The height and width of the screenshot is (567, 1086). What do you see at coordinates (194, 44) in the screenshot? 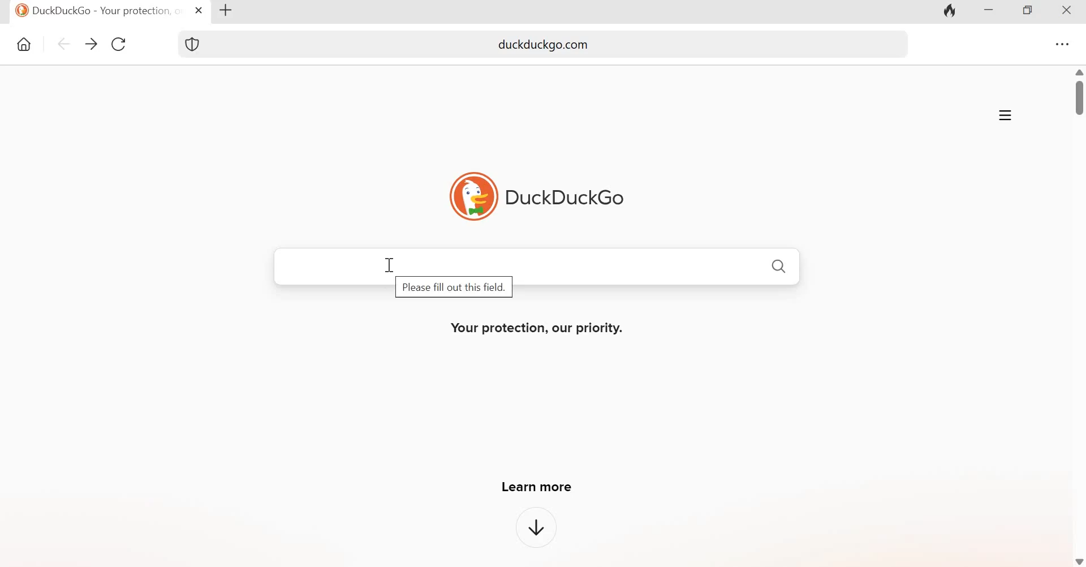
I see `Shield` at bounding box center [194, 44].